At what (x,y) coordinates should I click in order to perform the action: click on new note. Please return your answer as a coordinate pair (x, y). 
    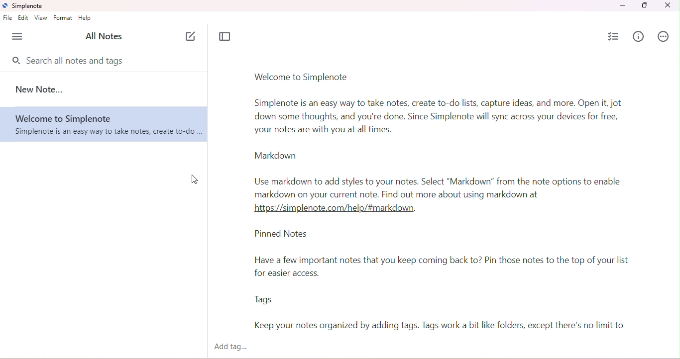
    Looking at the image, I should click on (41, 89).